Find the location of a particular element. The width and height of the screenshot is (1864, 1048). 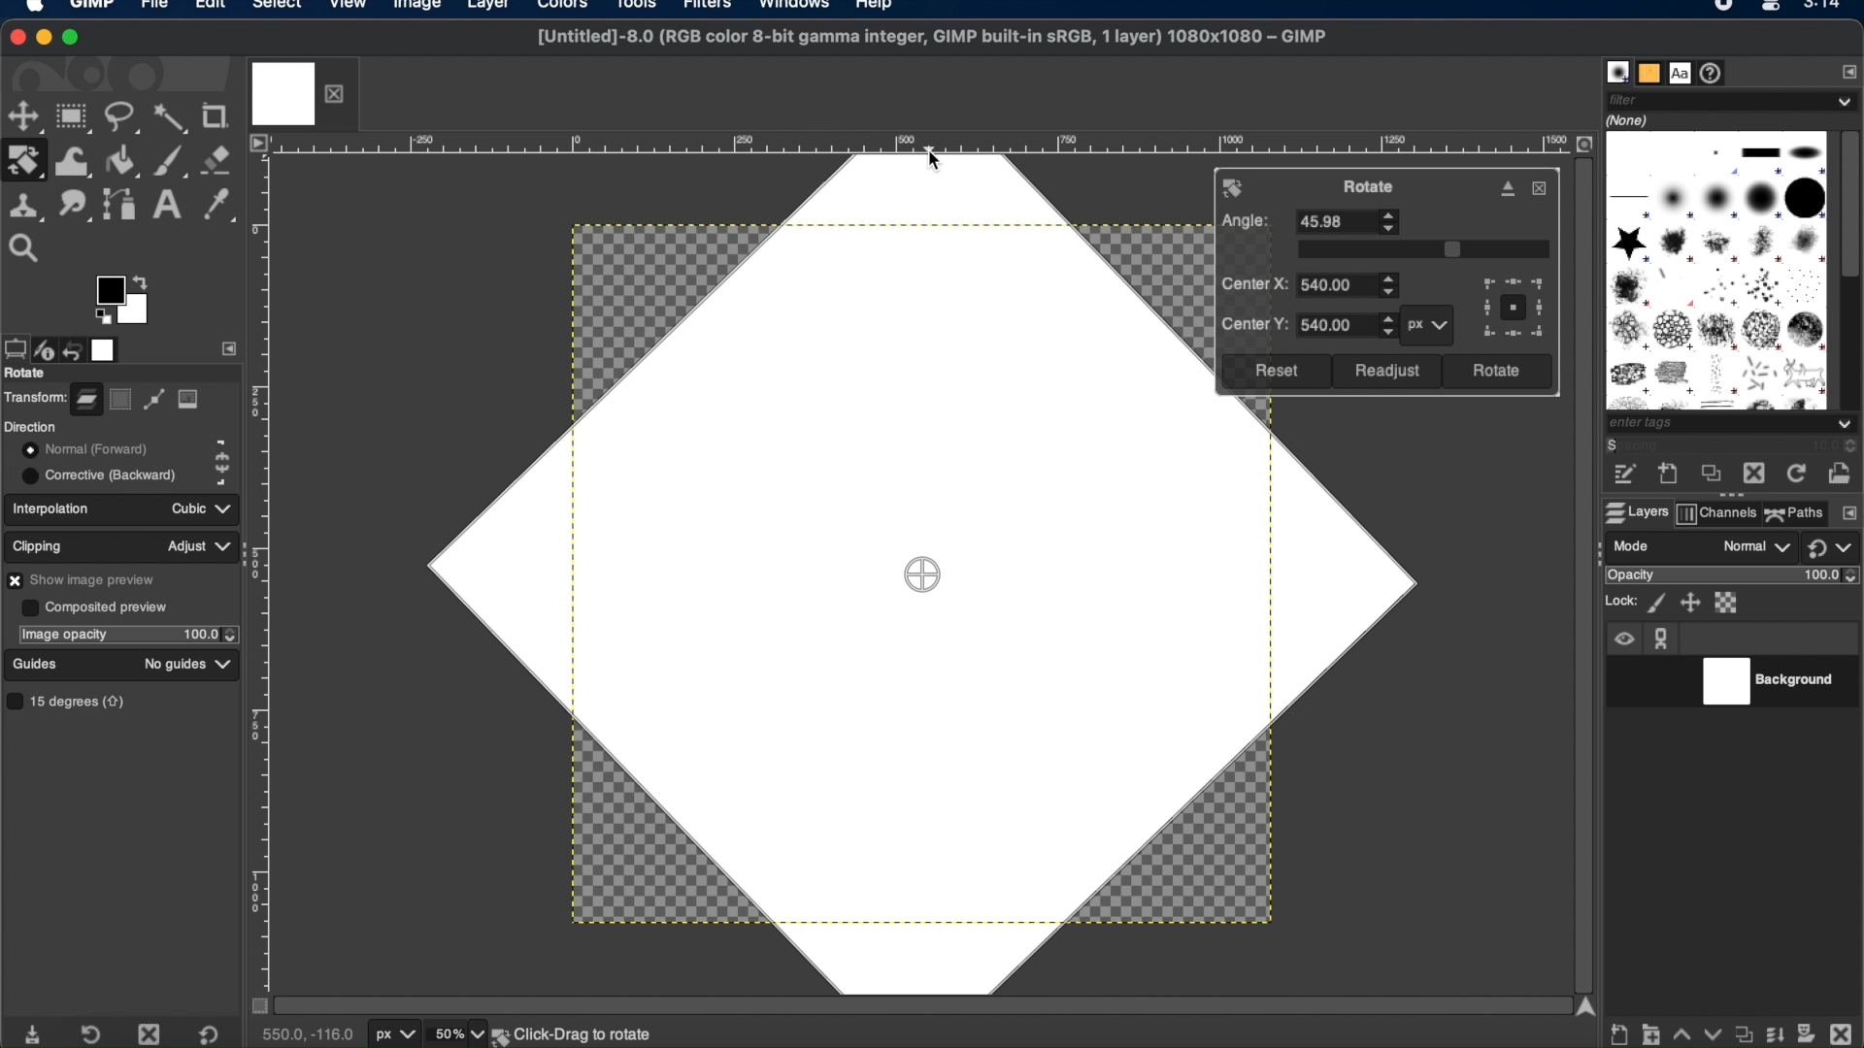

restore tool preset is located at coordinates (95, 1032).